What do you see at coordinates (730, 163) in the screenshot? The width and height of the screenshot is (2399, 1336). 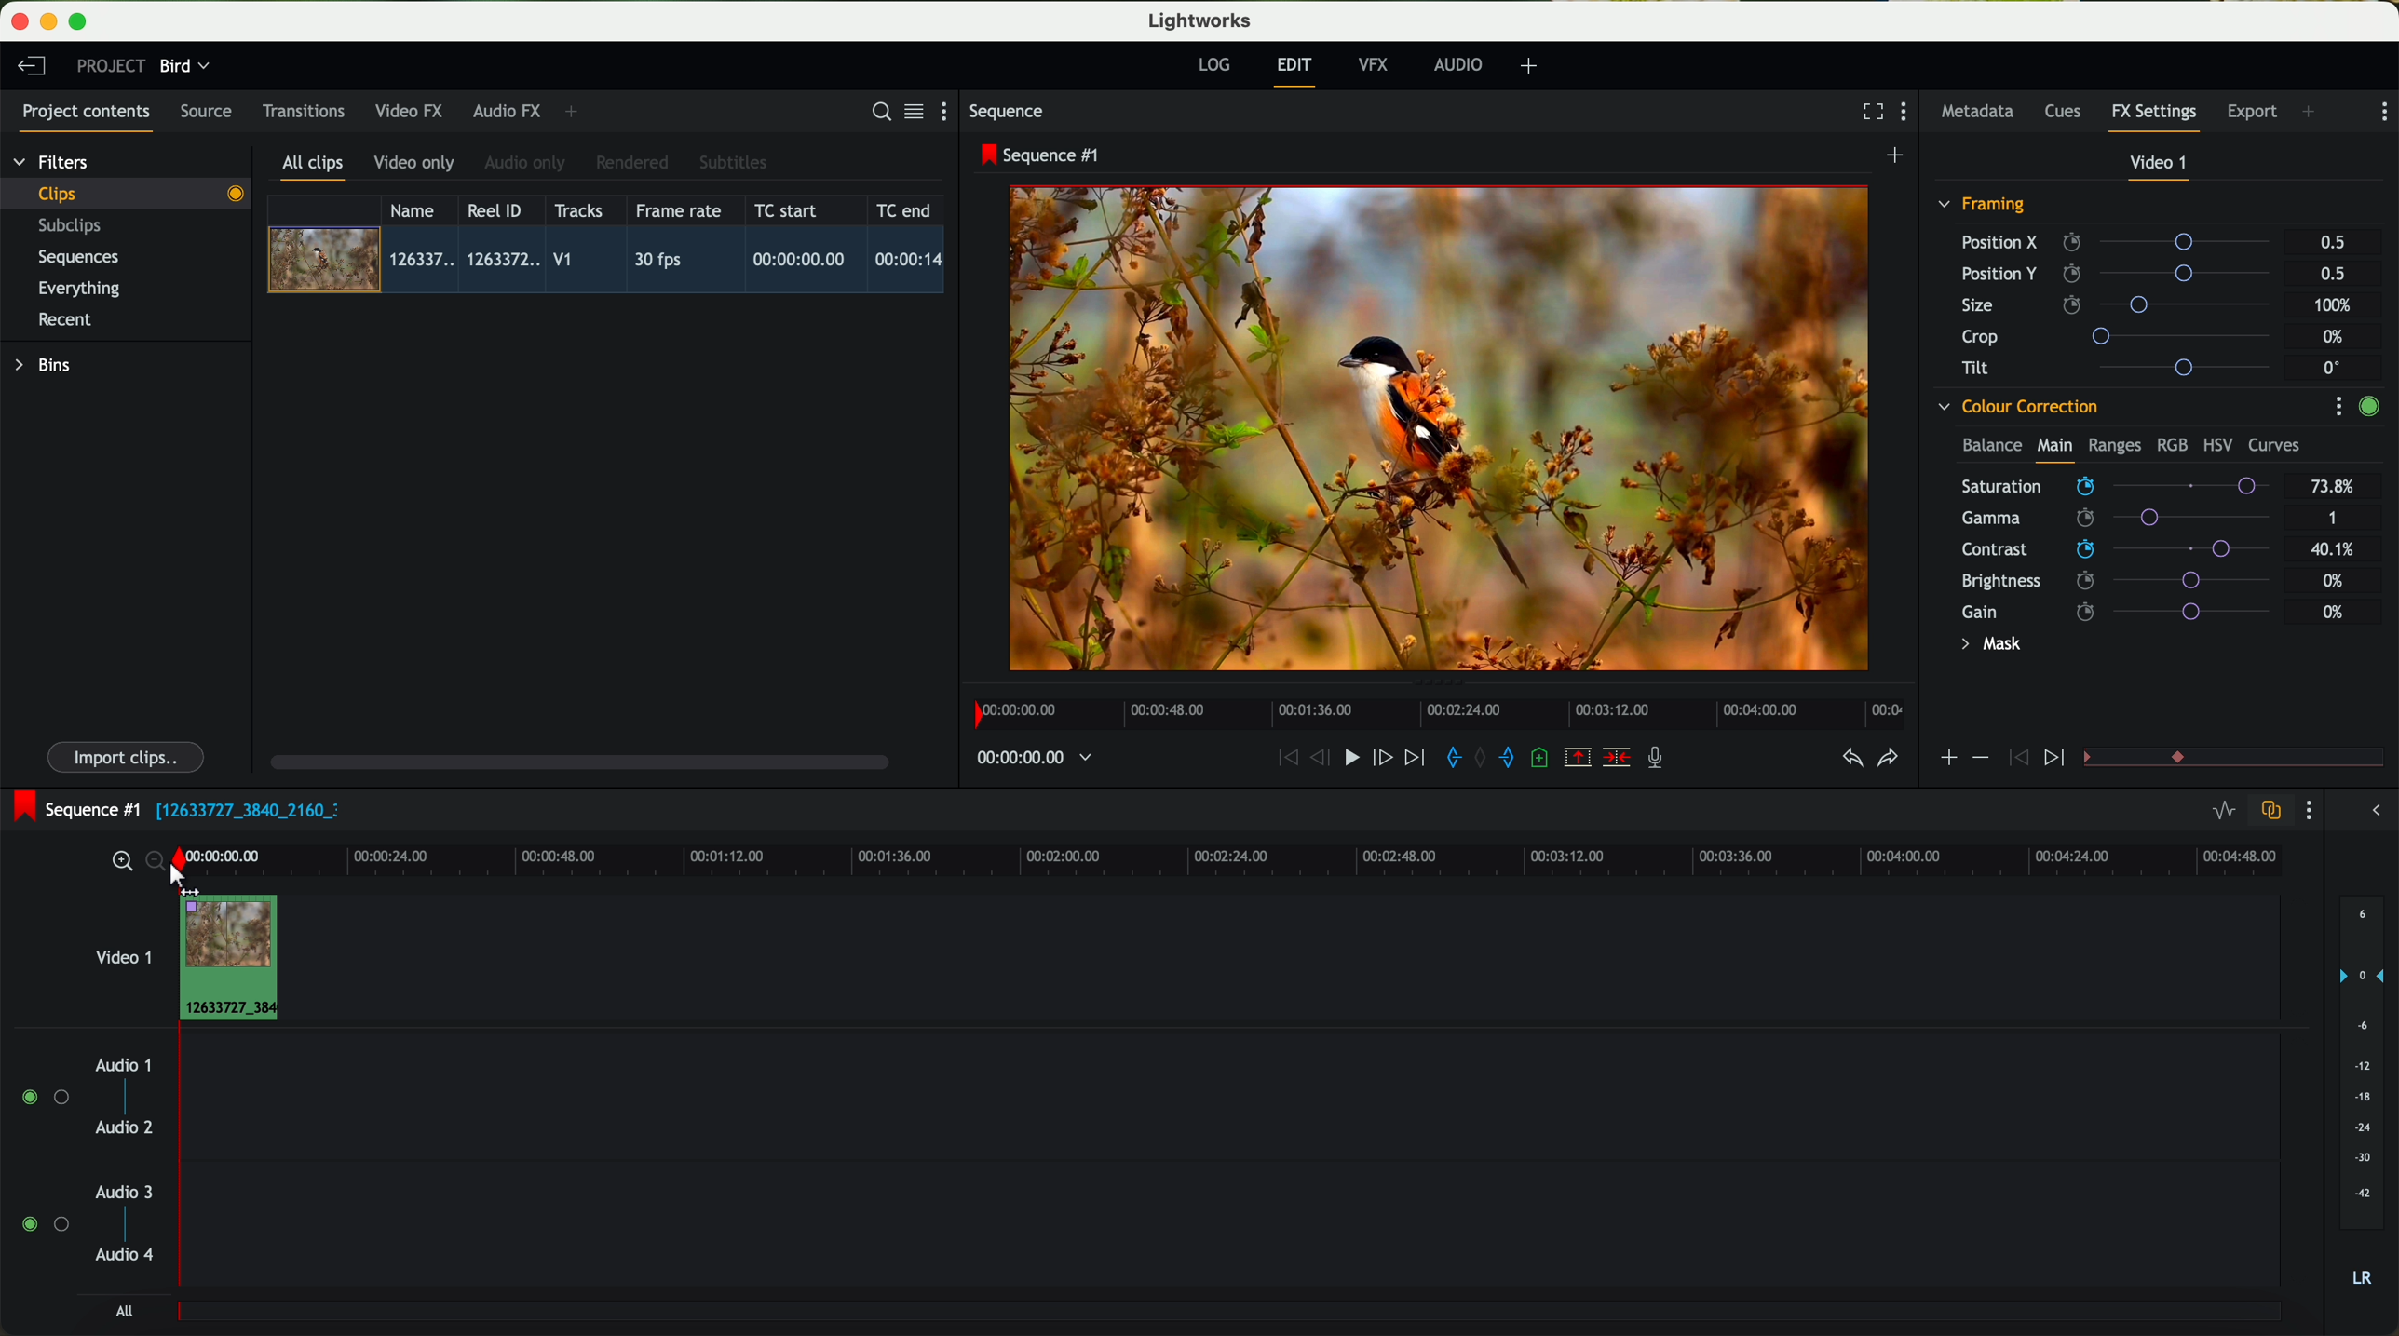 I see `subtitles` at bounding box center [730, 163].